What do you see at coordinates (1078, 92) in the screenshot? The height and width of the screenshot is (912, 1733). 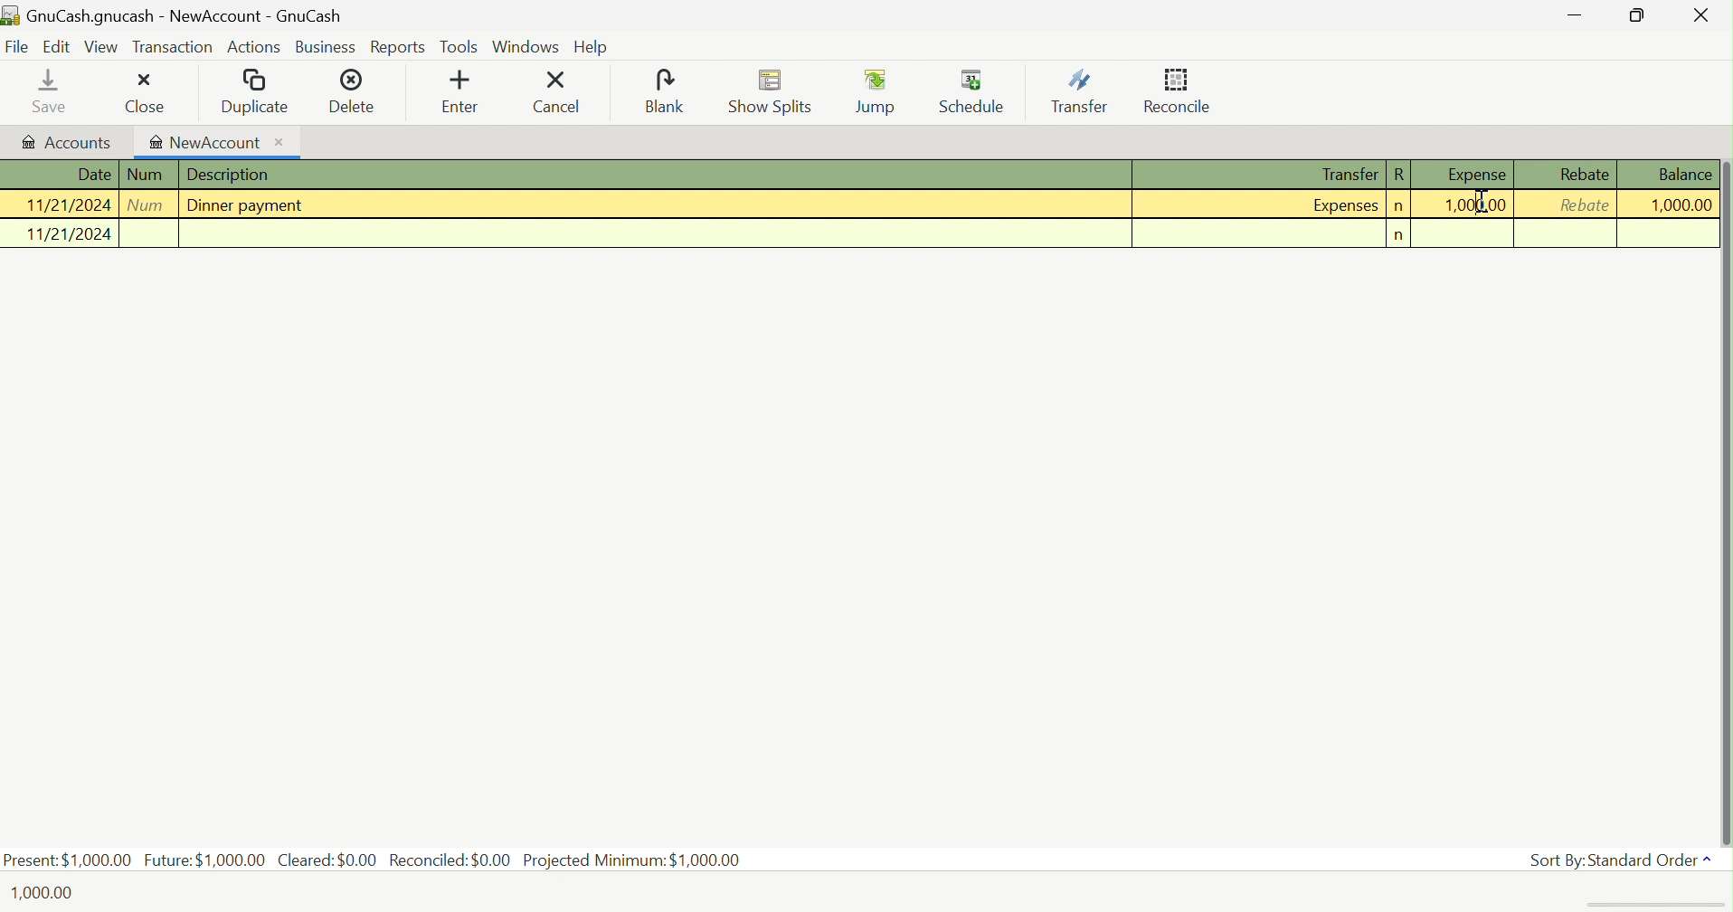 I see `Transfer` at bounding box center [1078, 92].